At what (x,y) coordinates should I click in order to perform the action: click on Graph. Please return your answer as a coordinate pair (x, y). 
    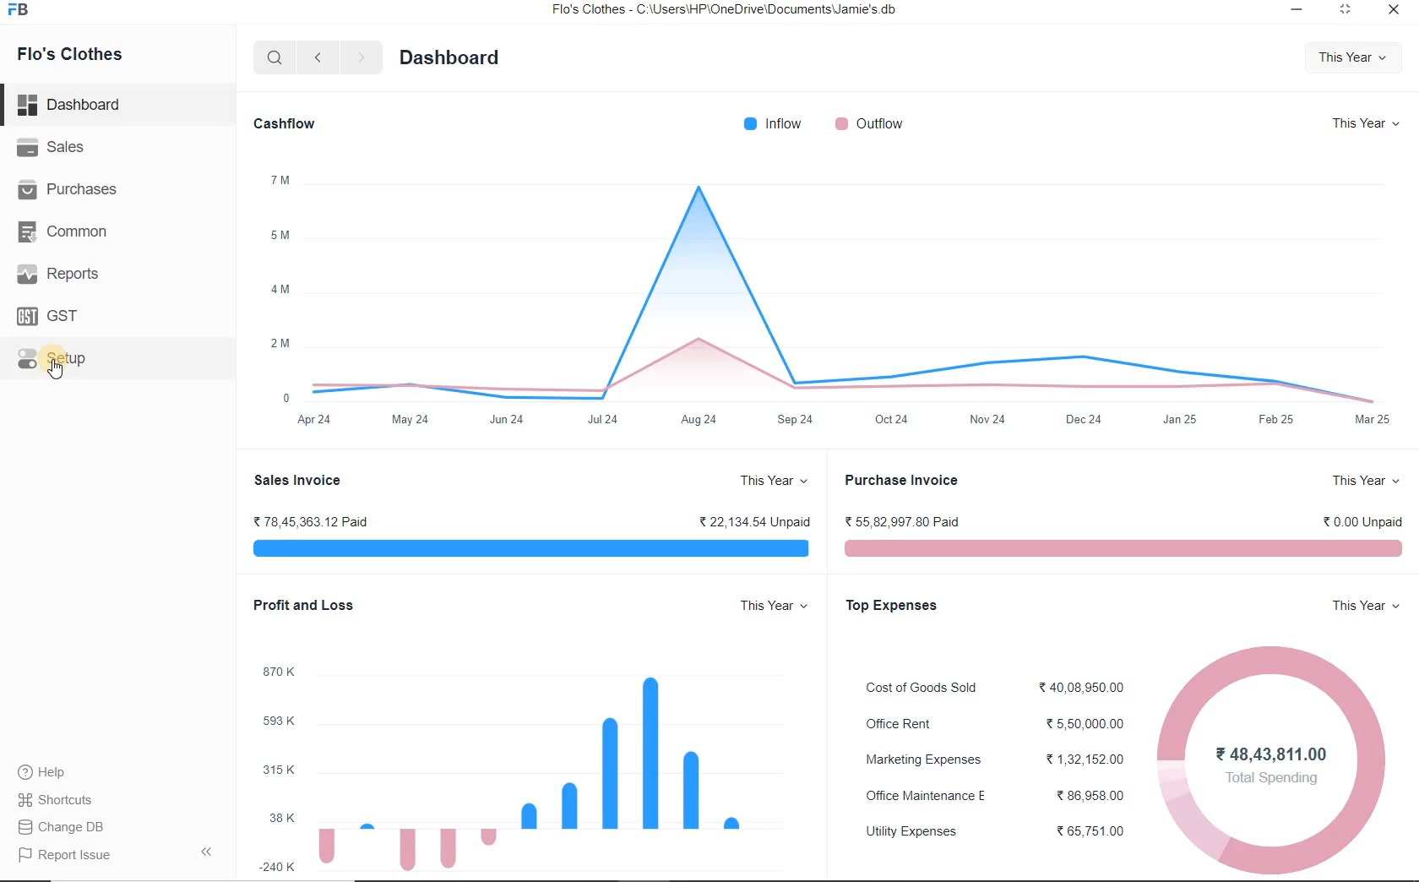
    Looking at the image, I should click on (851, 275).